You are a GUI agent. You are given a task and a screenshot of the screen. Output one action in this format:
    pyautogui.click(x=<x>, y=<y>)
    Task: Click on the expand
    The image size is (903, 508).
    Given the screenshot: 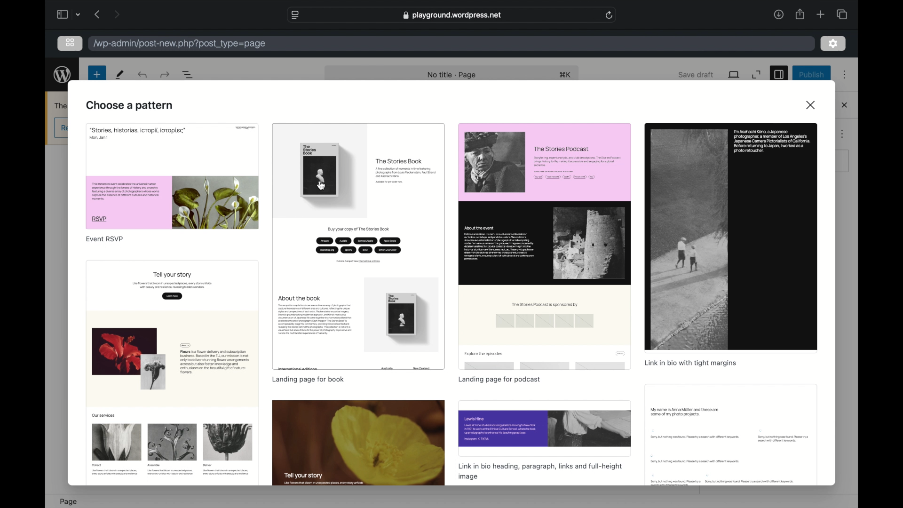 What is the action you would take?
    pyautogui.click(x=756, y=75)
    